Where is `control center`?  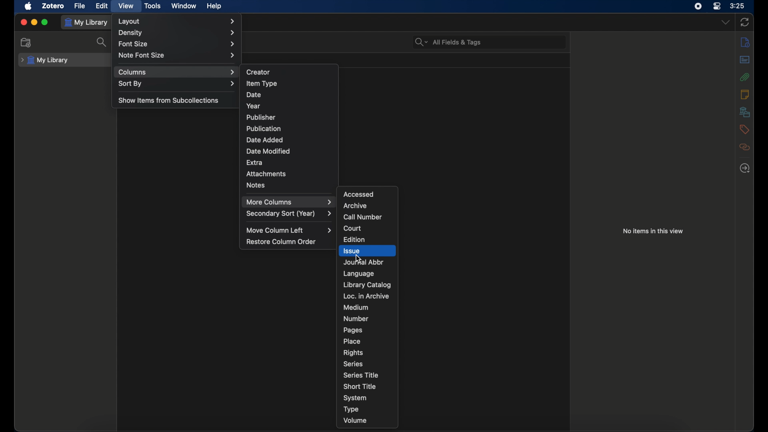
control center is located at coordinates (717, 6).